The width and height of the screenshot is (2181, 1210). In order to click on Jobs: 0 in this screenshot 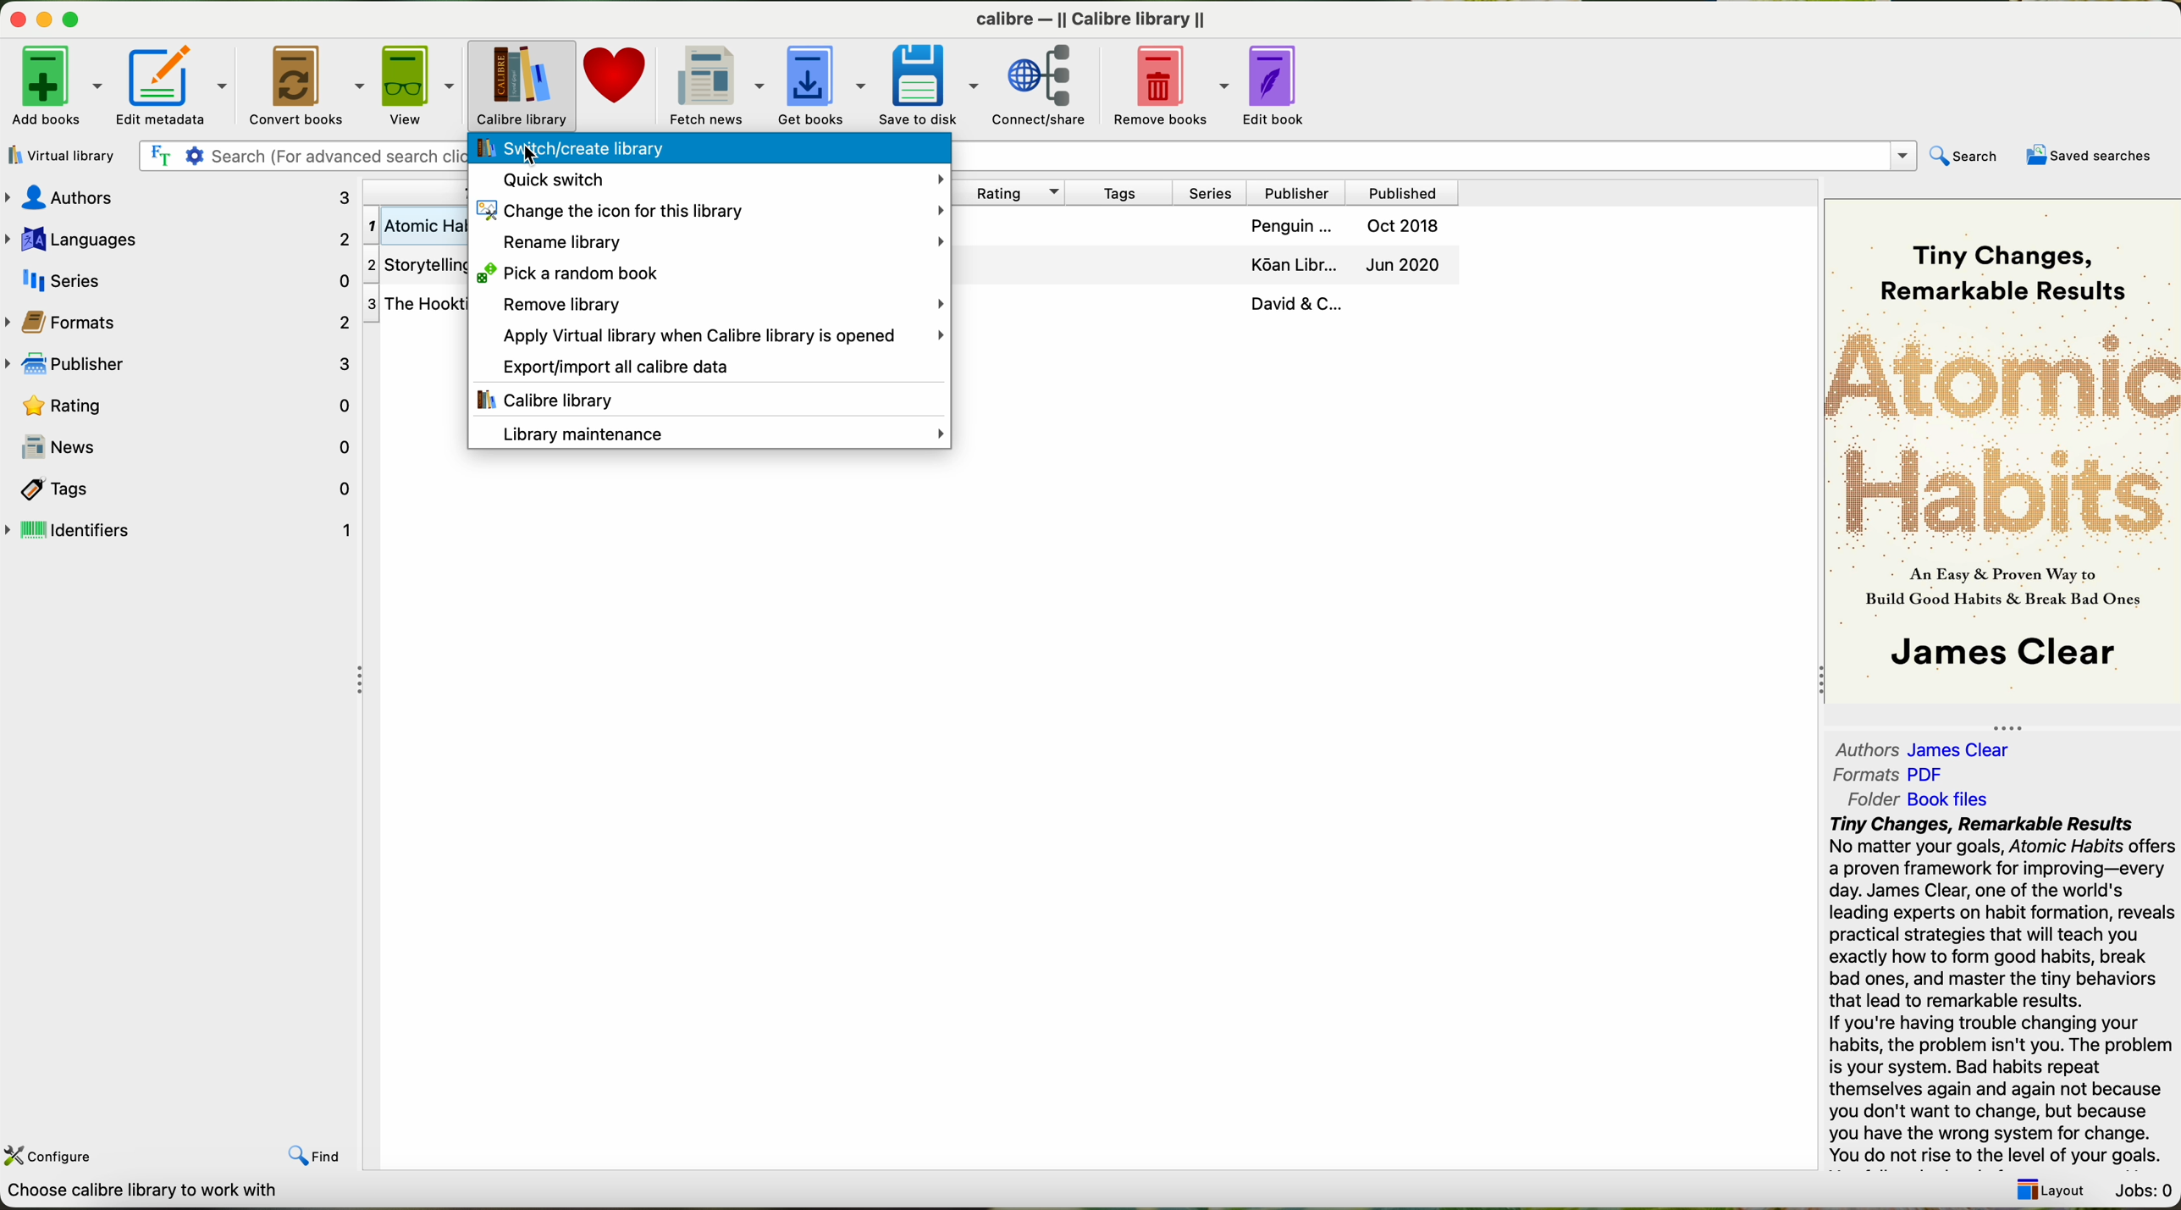, I will do `click(2141, 1186)`.